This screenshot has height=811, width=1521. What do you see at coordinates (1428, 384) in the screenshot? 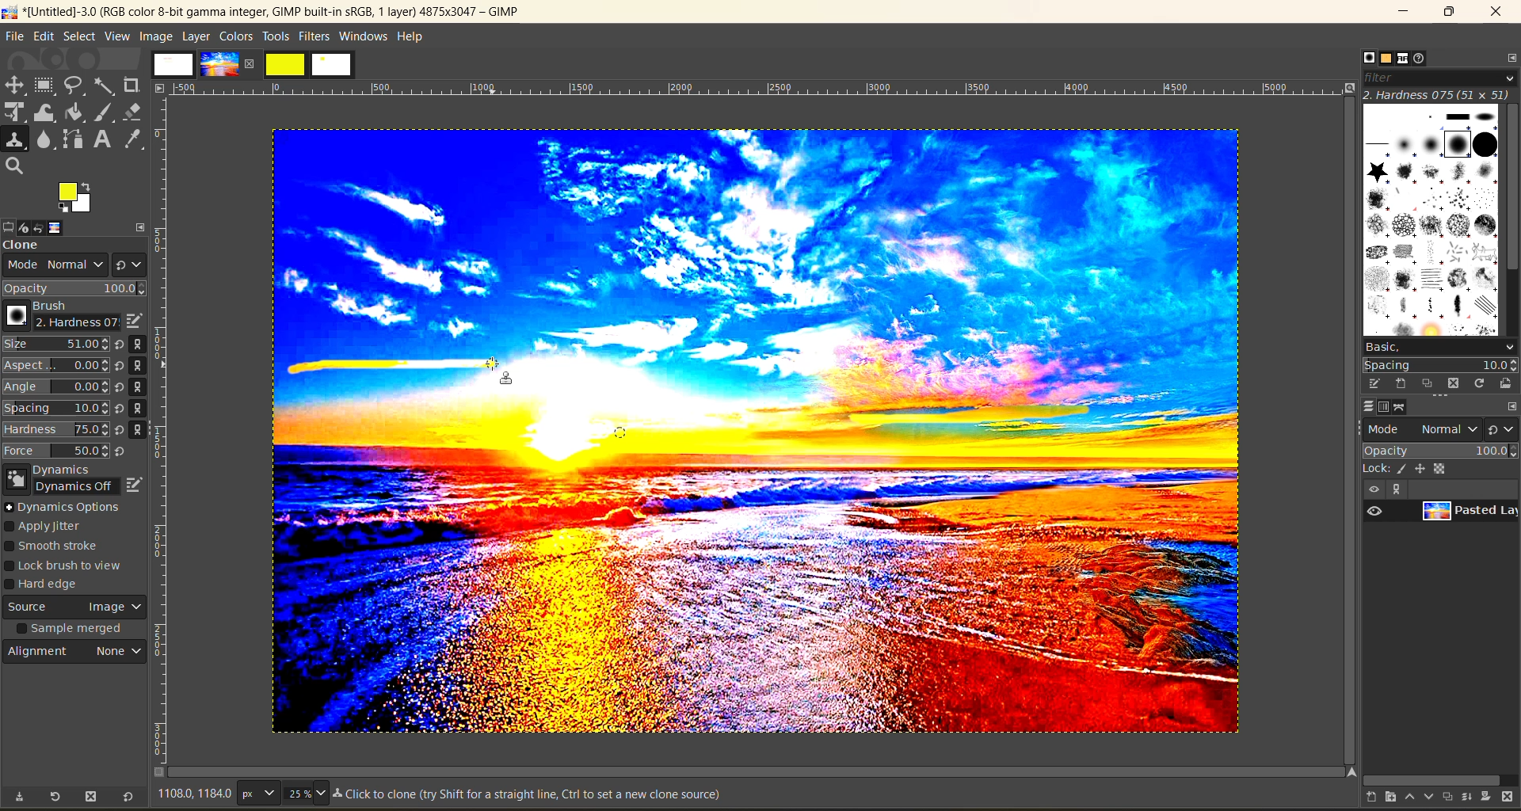
I see `duplicate this brush` at bounding box center [1428, 384].